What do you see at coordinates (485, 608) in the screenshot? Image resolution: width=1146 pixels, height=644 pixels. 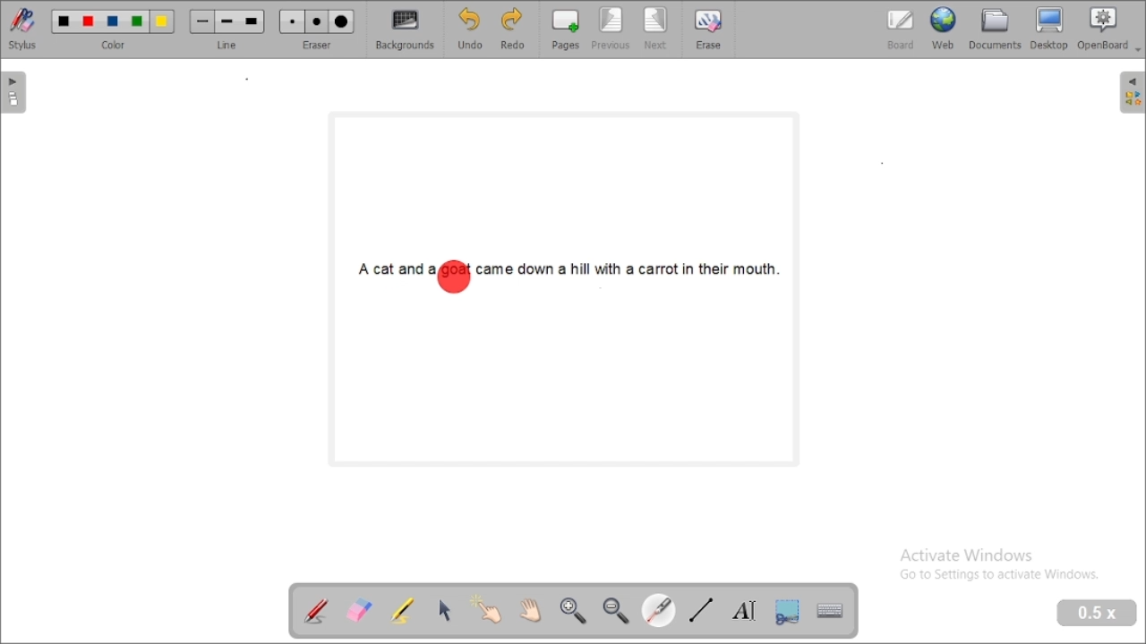 I see `interact with items` at bounding box center [485, 608].